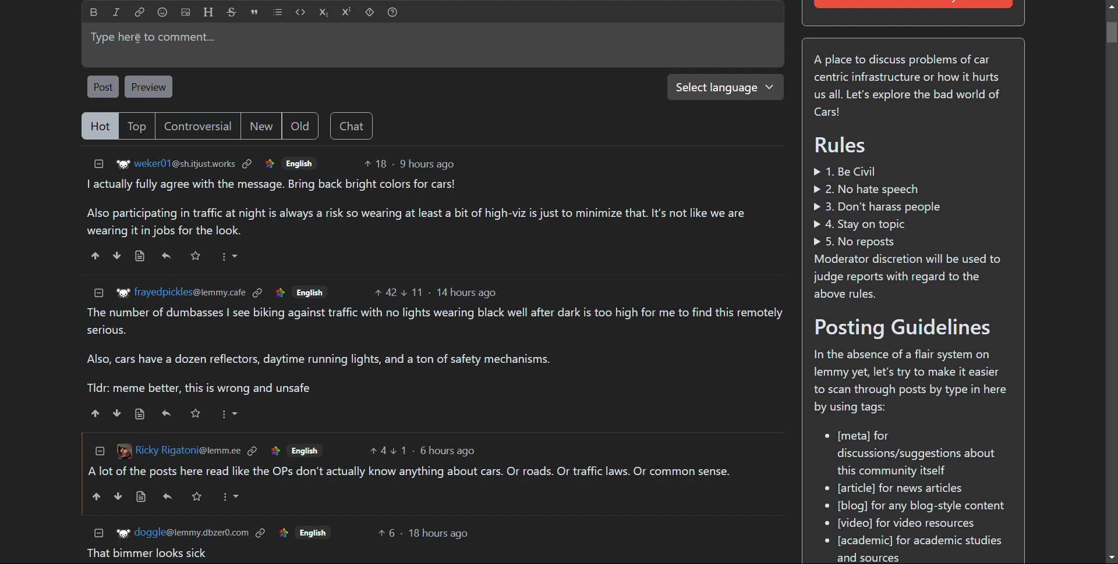 Image resolution: width=1118 pixels, height=564 pixels. Describe the element at coordinates (300, 12) in the screenshot. I see `code` at that location.